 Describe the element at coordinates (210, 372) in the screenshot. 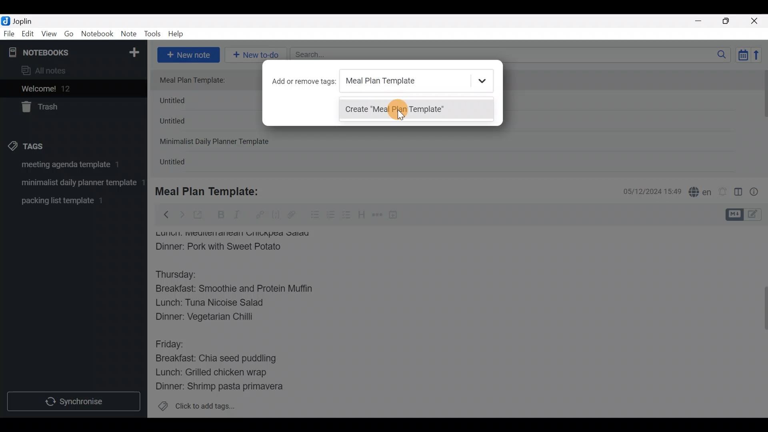

I see `Lunch: Grilled chicken wrap` at that location.